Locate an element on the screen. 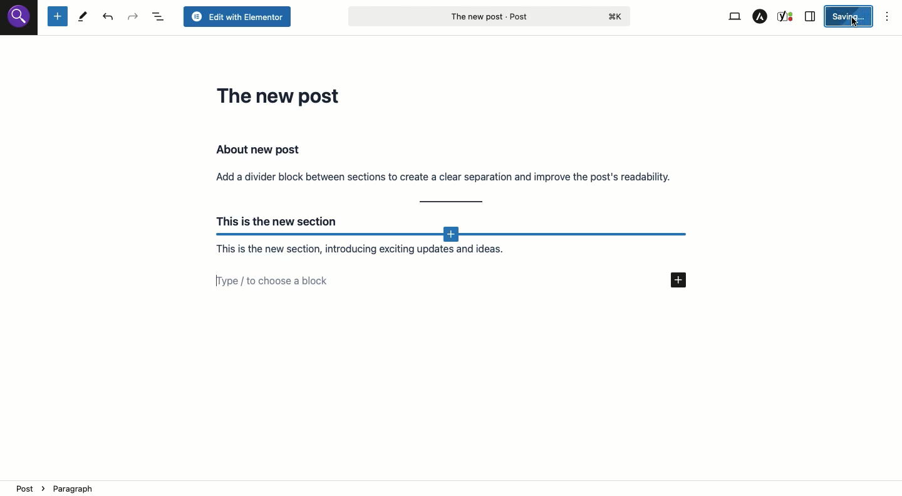 This screenshot has width=902, height=496. Site icon is located at coordinates (19, 18).